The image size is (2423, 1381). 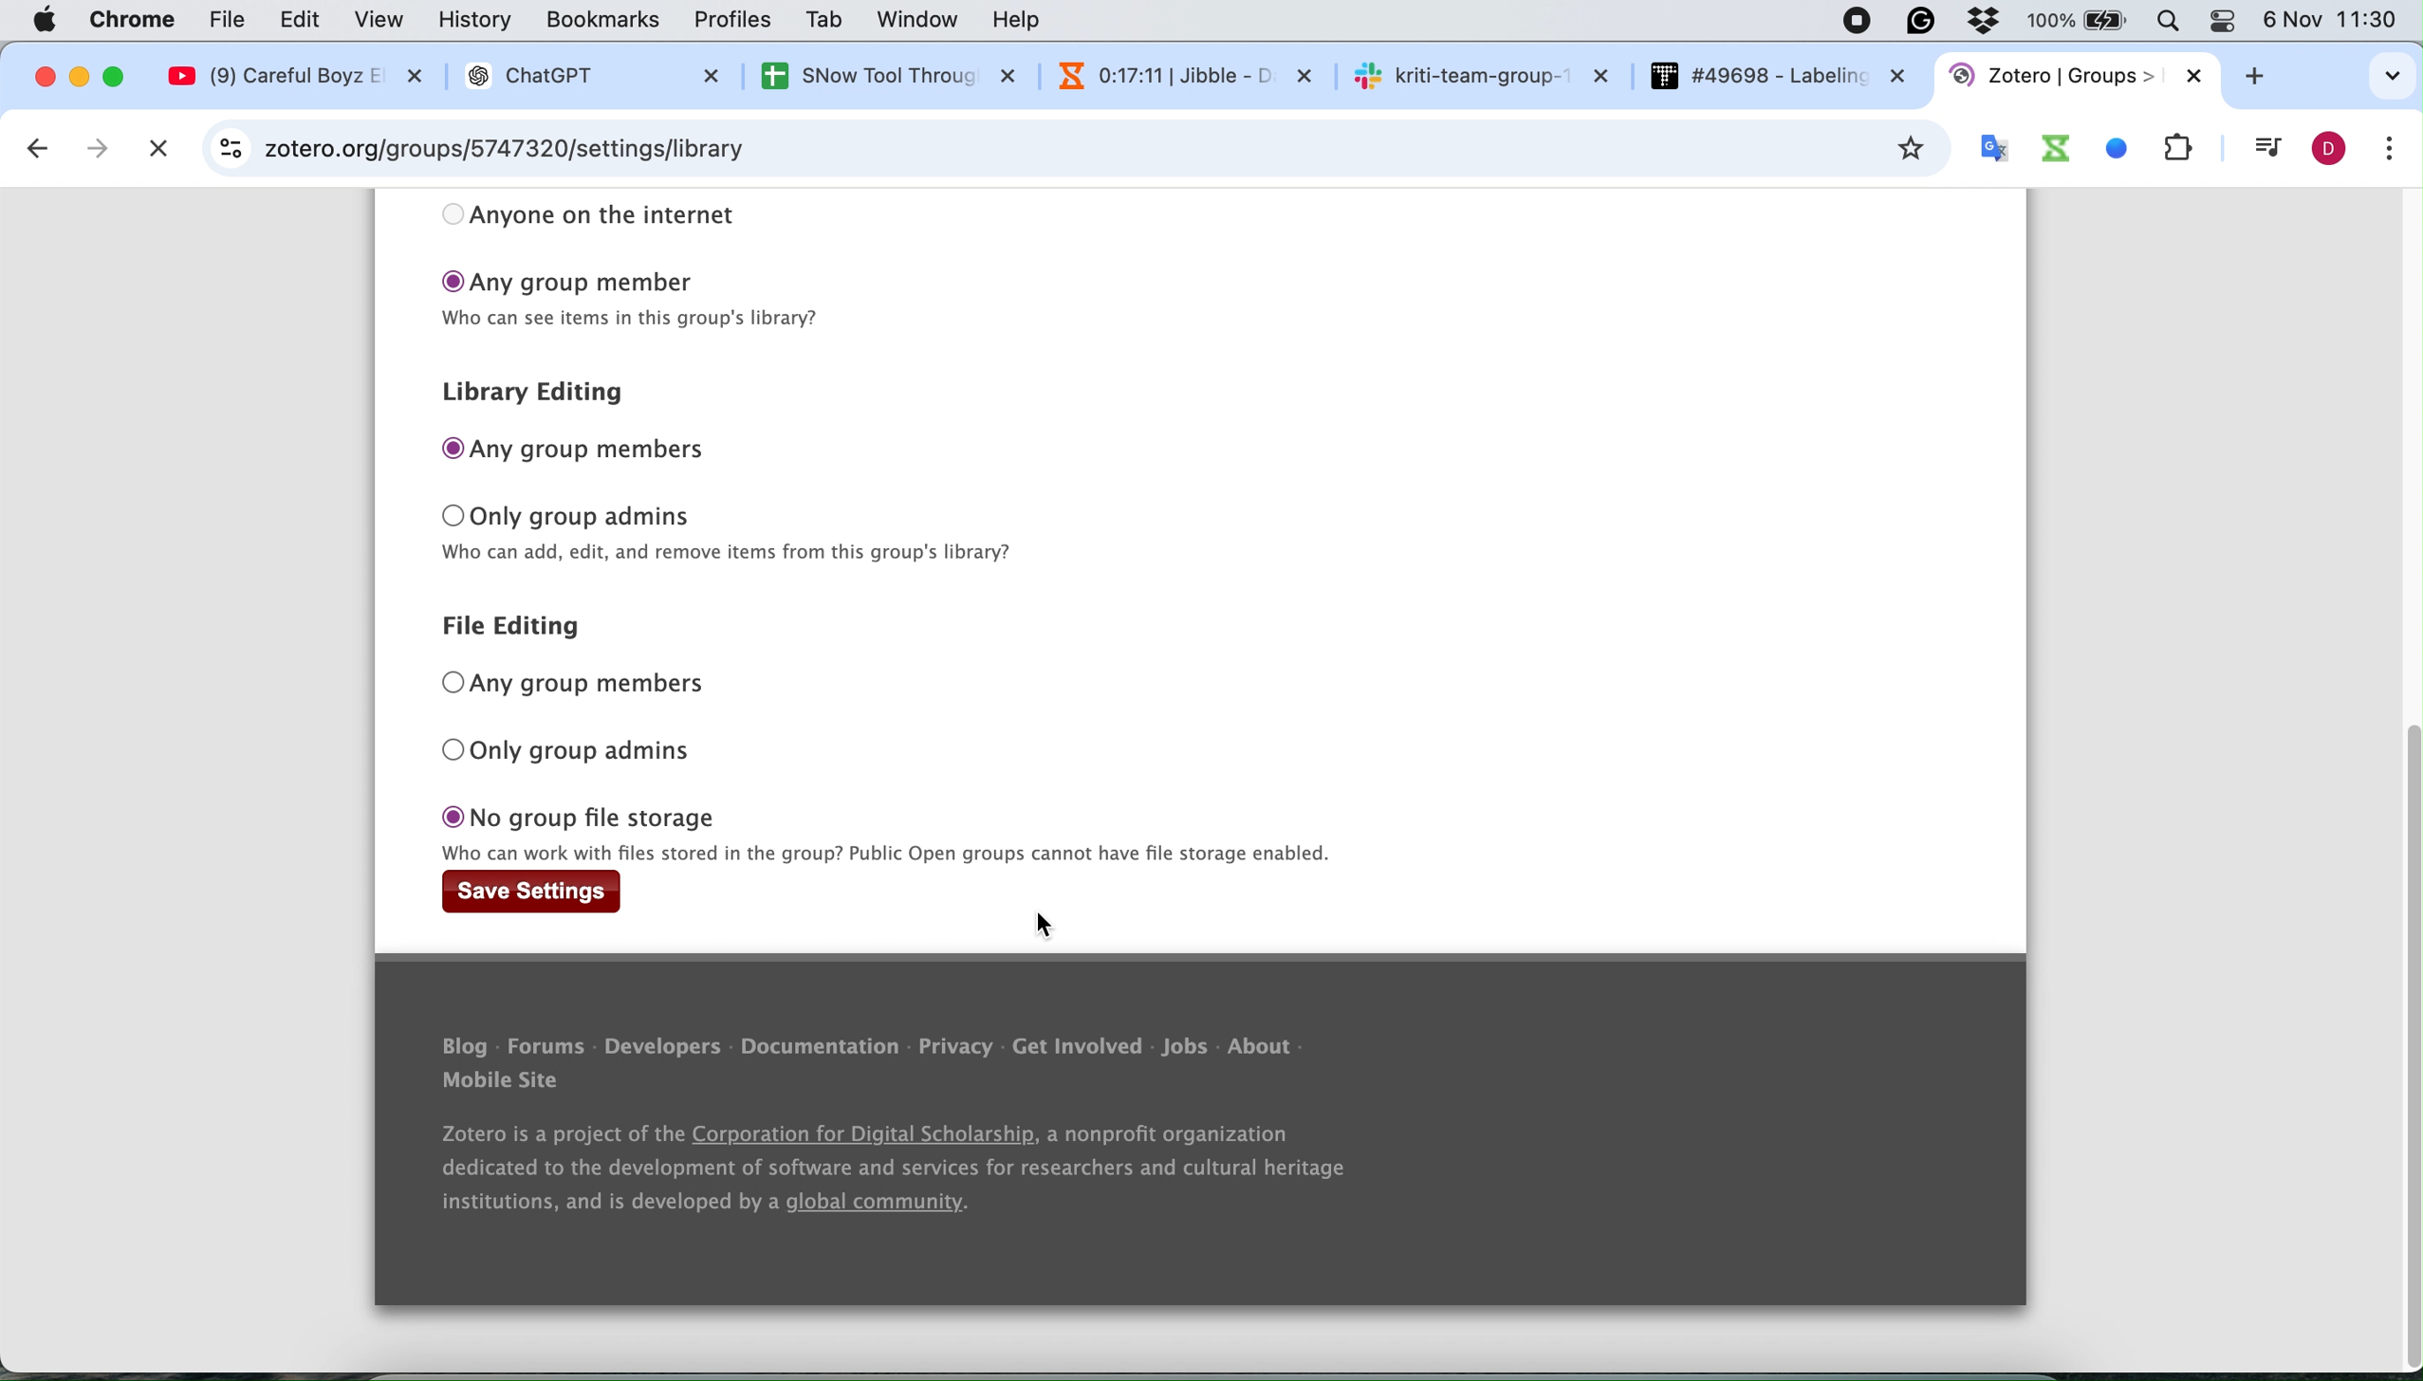 What do you see at coordinates (604, 24) in the screenshot?
I see `bookmarks` at bounding box center [604, 24].